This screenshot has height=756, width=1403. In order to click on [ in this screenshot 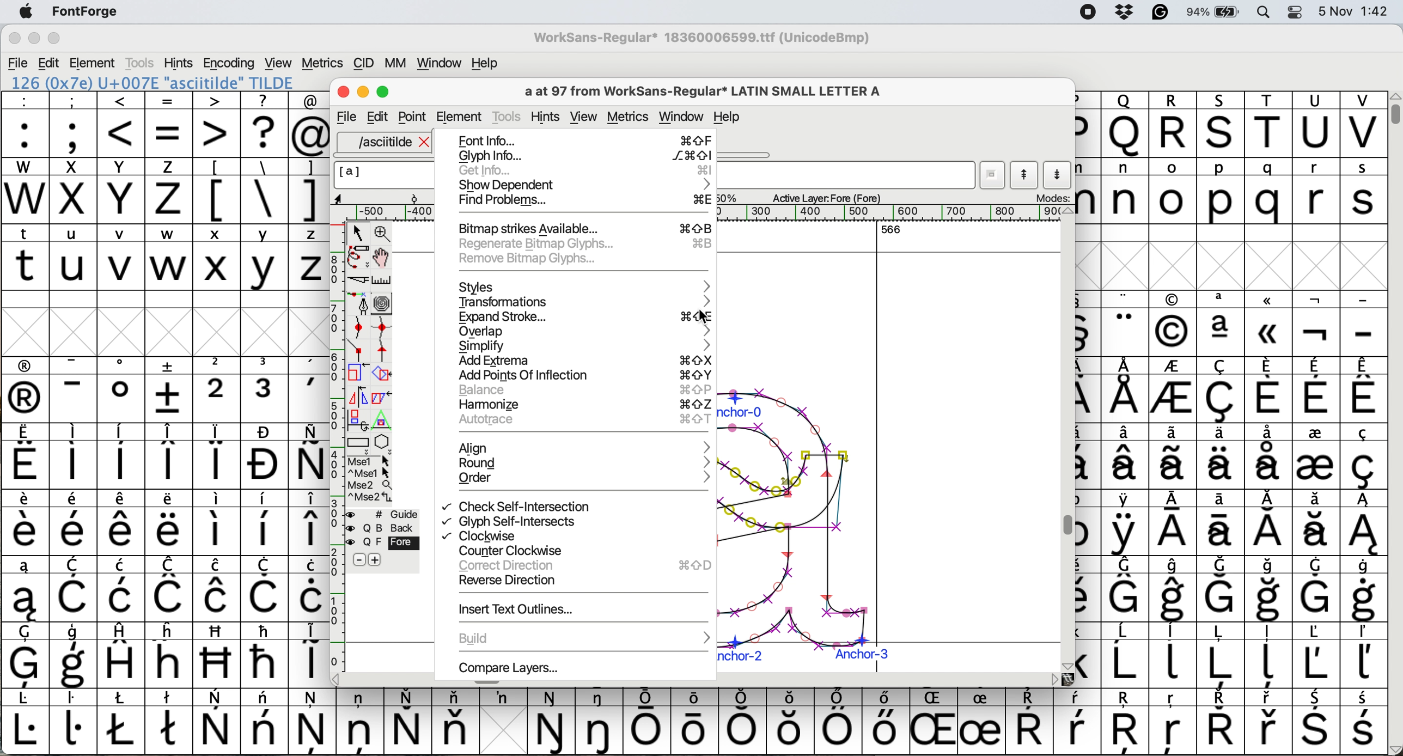, I will do `click(217, 191)`.